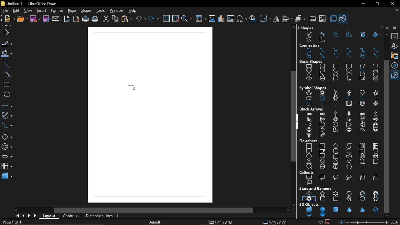 This screenshot has width=400, height=225. I want to click on previous page, so click(23, 216).